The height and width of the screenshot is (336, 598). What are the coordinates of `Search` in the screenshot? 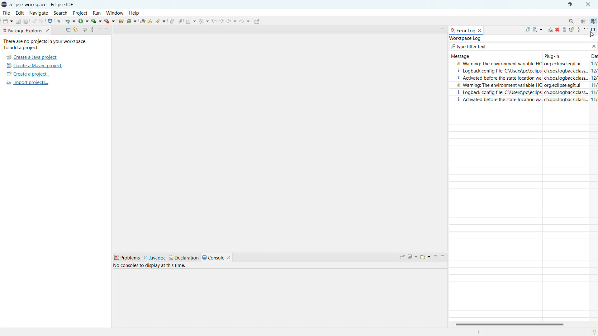 It's located at (570, 21).